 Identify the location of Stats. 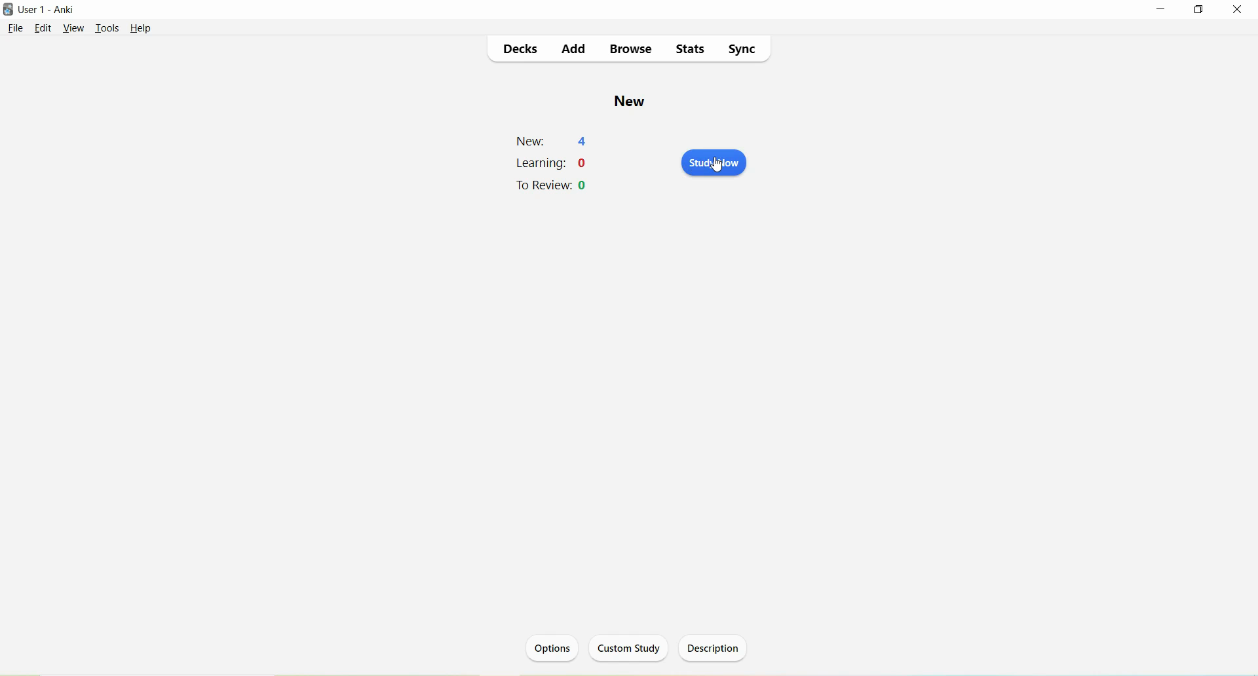
(691, 50).